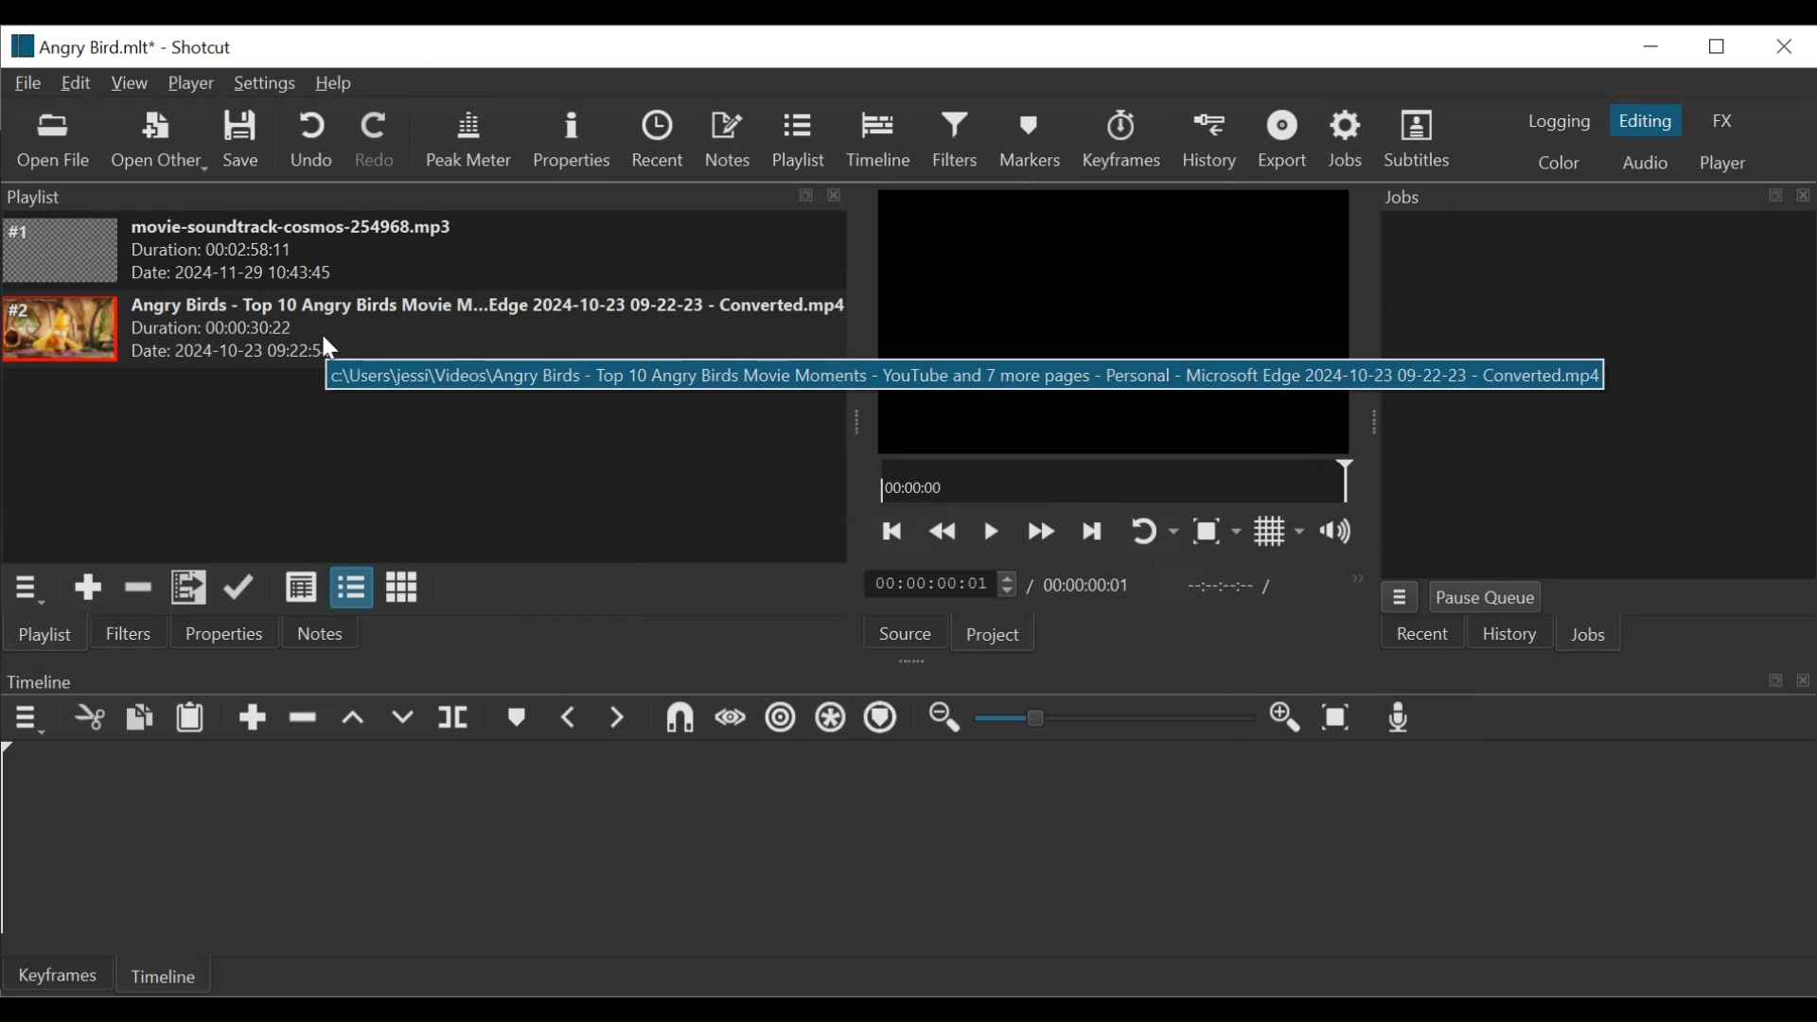  Describe the element at coordinates (1579, 396) in the screenshot. I see `Jobs Panel` at that location.